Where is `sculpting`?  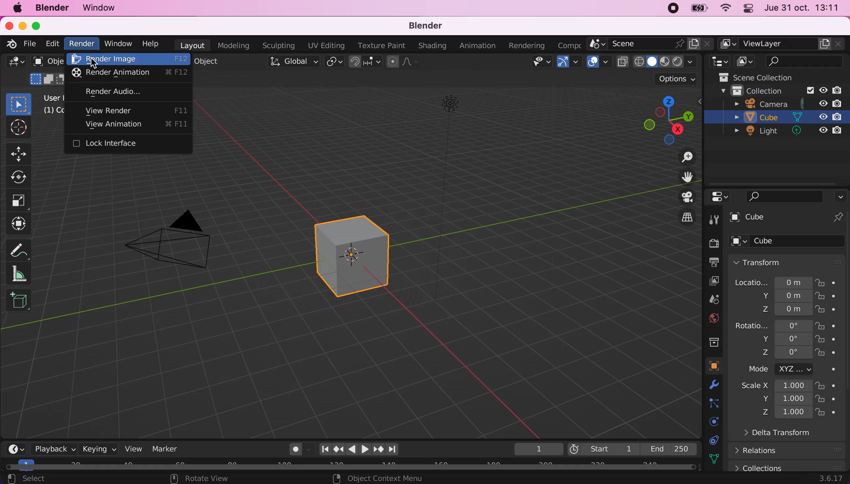 sculpting is located at coordinates (279, 45).